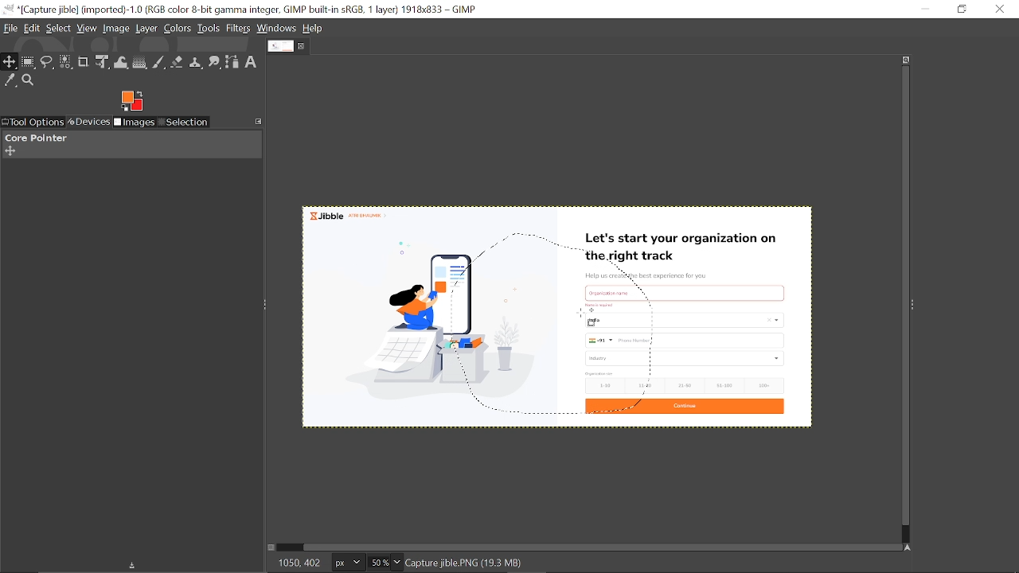 The width and height of the screenshot is (1019, 573). What do you see at coordinates (260, 120) in the screenshot?
I see `Configure this tab` at bounding box center [260, 120].